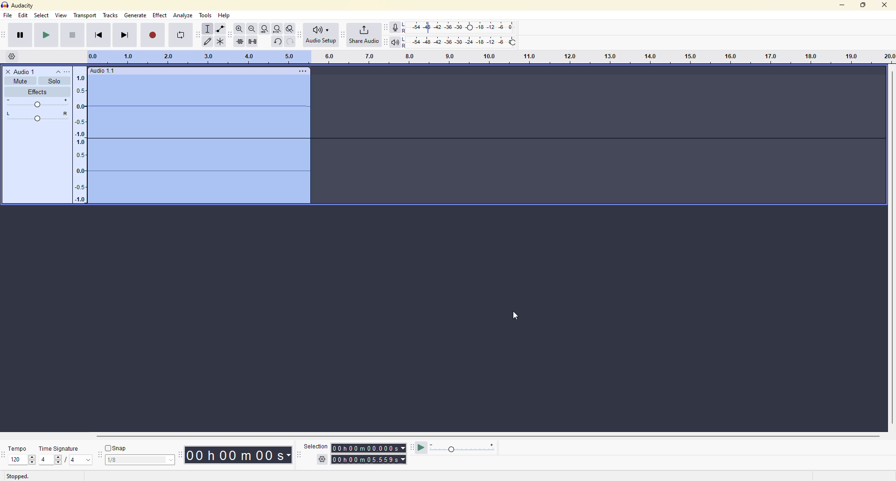  Describe the element at coordinates (100, 454) in the screenshot. I see `snapping toolbar` at that location.